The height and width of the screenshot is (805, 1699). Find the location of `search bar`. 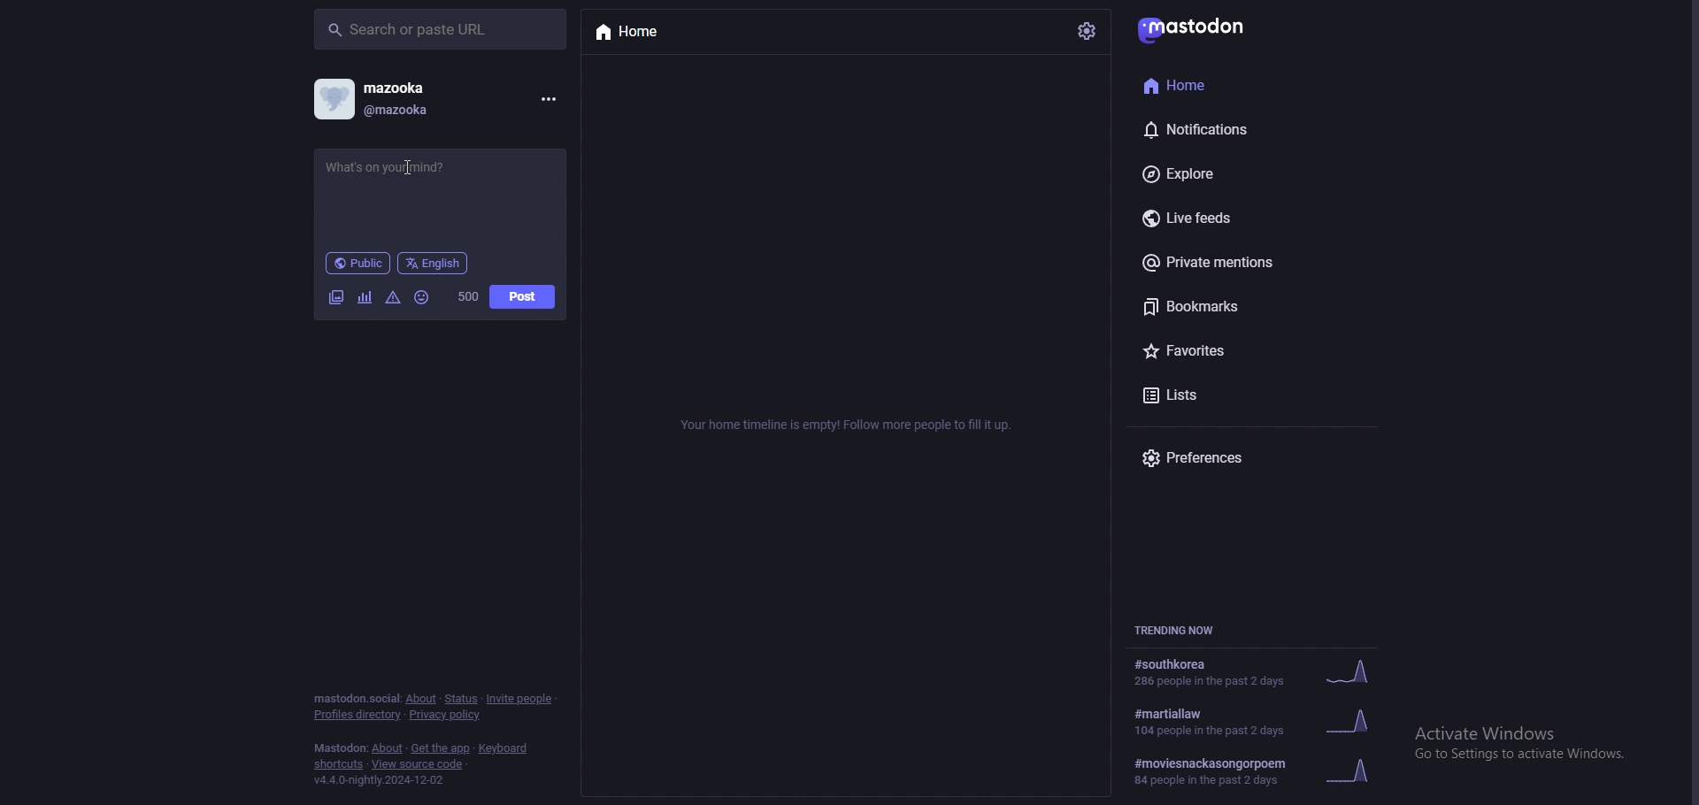

search bar is located at coordinates (442, 28).